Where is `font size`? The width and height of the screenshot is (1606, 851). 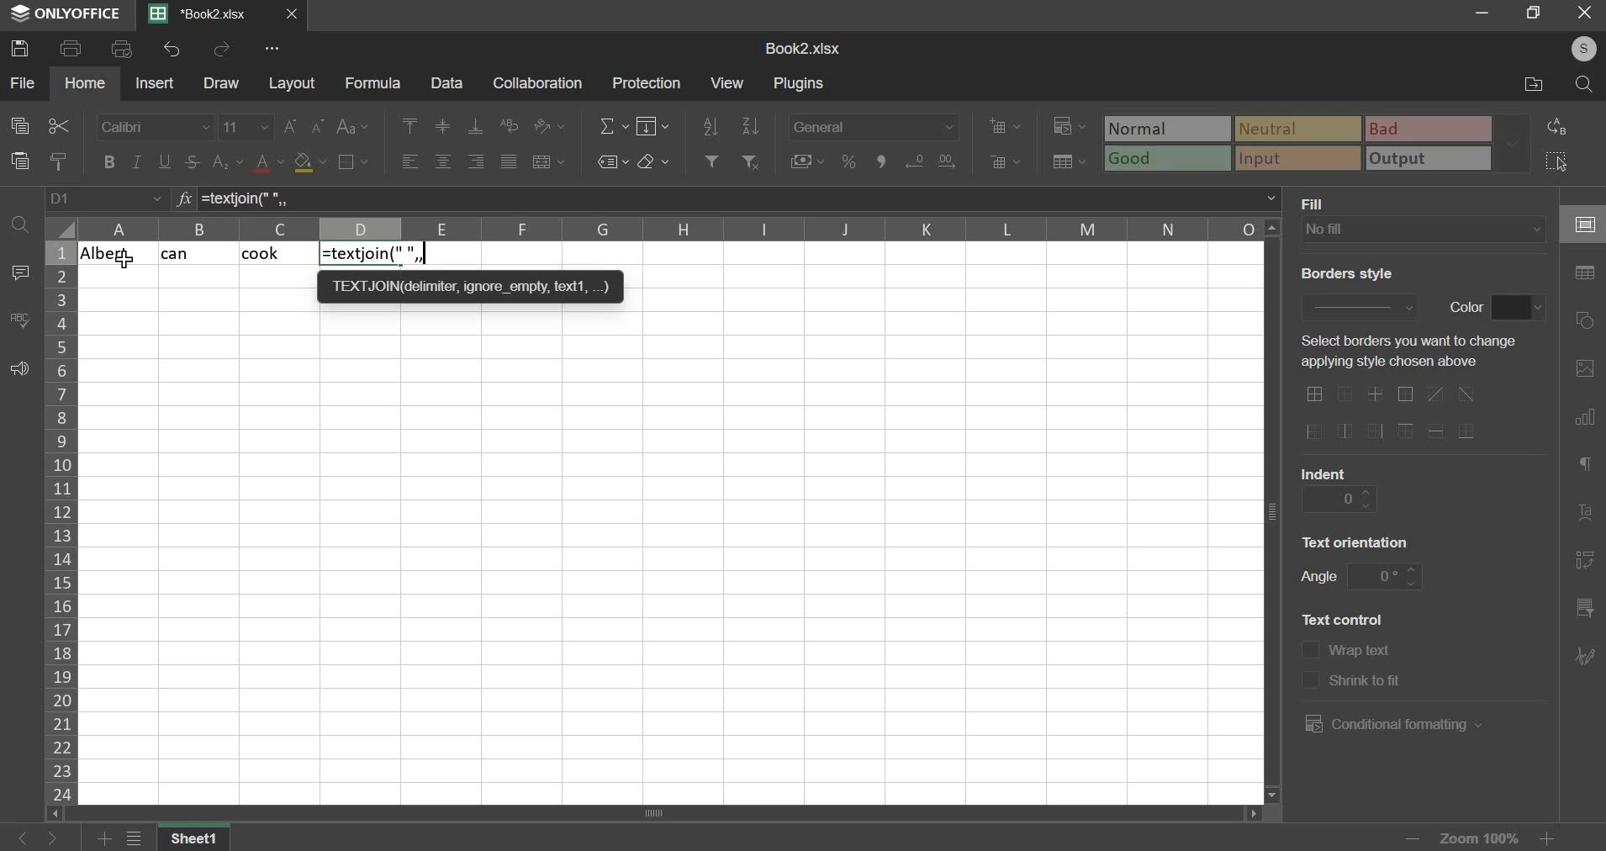 font size is located at coordinates (246, 126).